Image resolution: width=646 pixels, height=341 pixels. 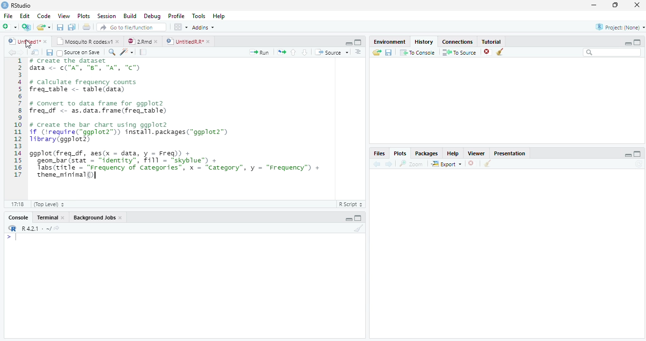 What do you see at coordinates (25, 17) in the screenshot?
I see `Edit` at bounding box center [25, 17].